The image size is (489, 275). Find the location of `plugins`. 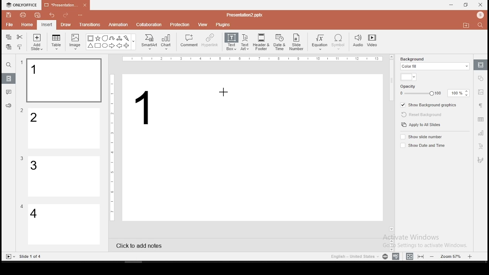

plugins is located at coordinates (223, 23).